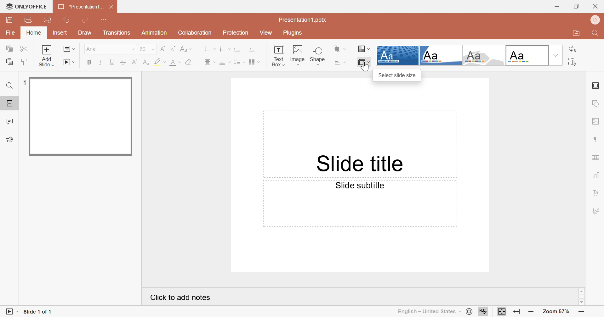  I want to click on Paste, so click(11, 63).